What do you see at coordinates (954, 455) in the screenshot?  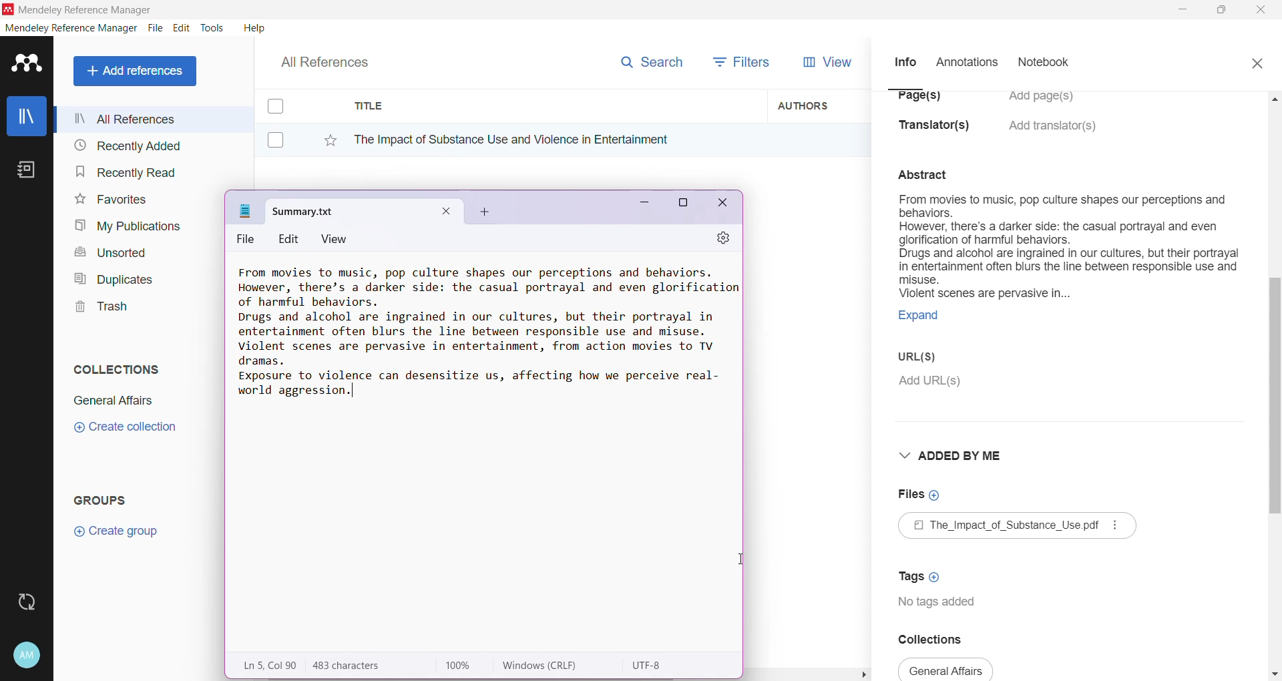 I see `Added By Me` at bounding box center [954, 455].